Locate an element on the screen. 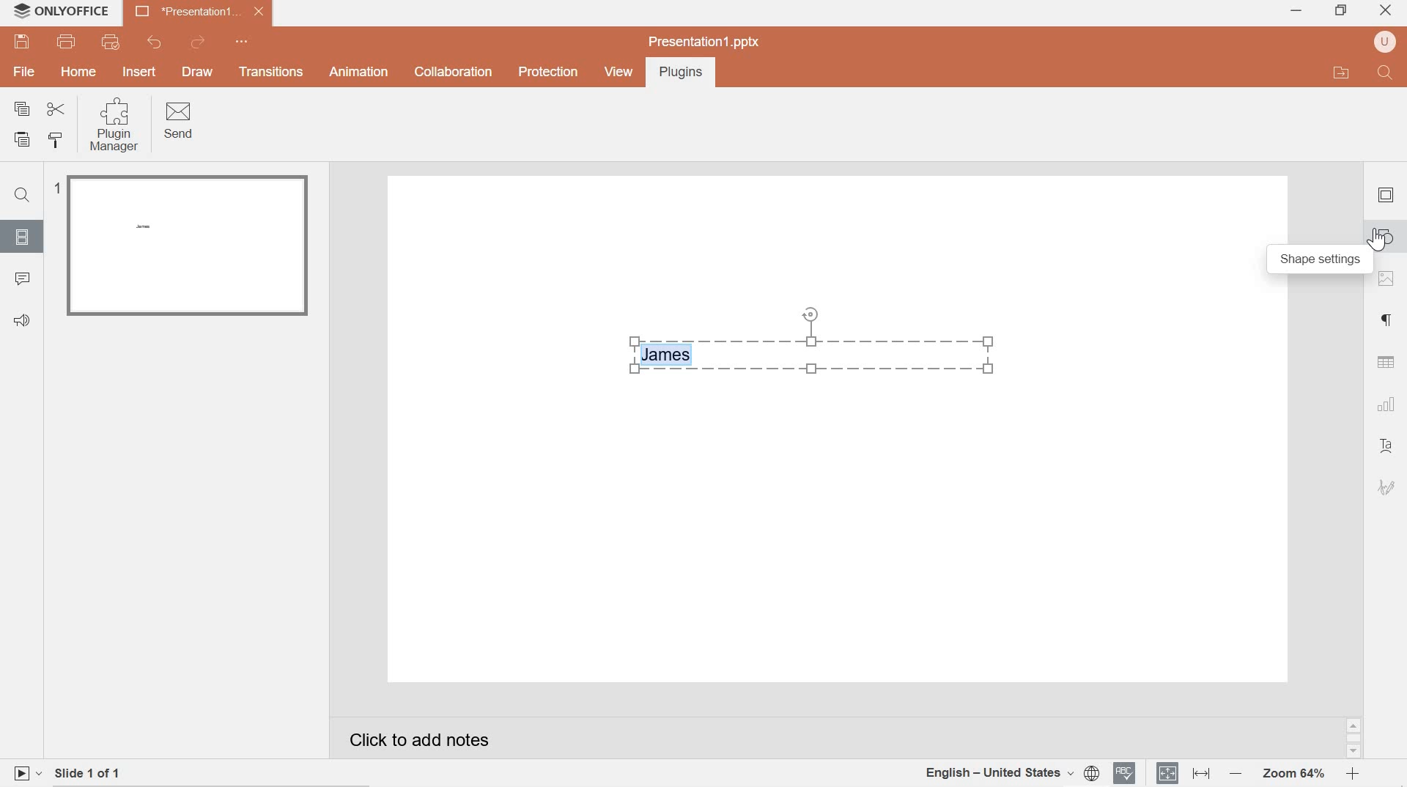 The height and width of the screenshot is (787, 1407). paste is located at coordinates (25, 140).